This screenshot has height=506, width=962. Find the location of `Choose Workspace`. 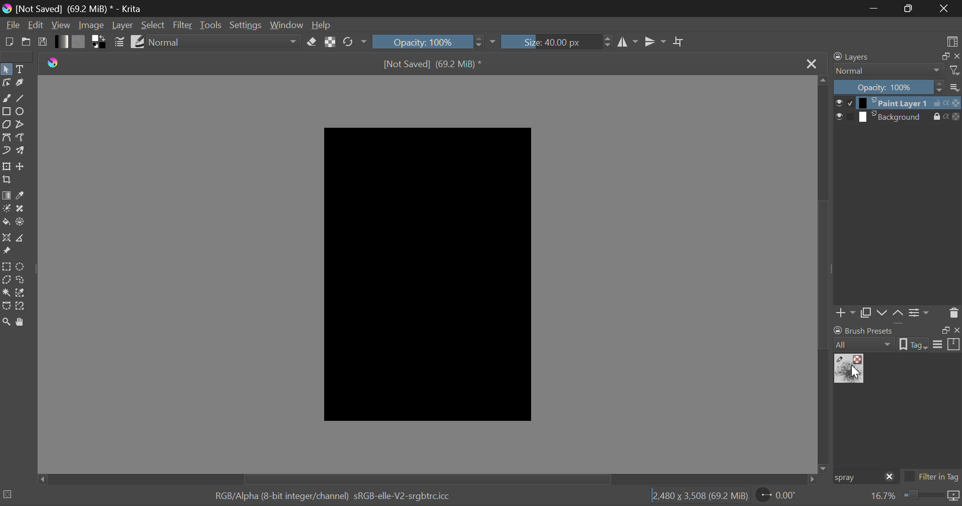

Choose Workspace is located at coordinates (952, 41).